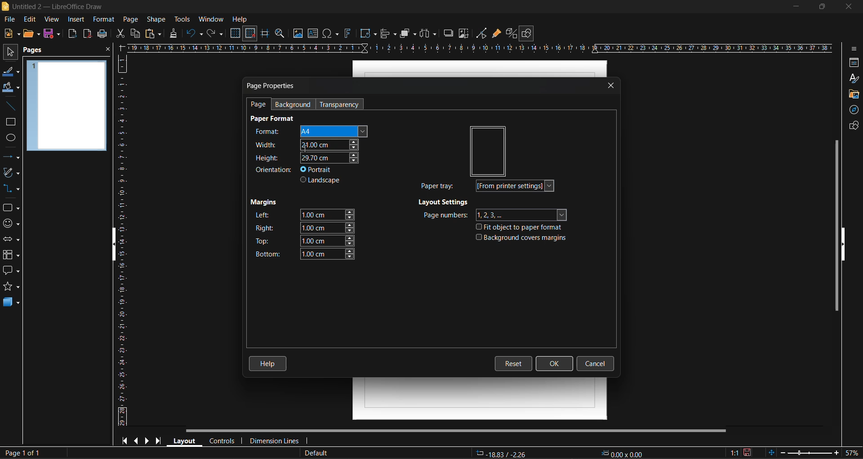 The width and height of the screenshot is (863, 459). I want to click on vertical scroll bar, so click(833, 225).